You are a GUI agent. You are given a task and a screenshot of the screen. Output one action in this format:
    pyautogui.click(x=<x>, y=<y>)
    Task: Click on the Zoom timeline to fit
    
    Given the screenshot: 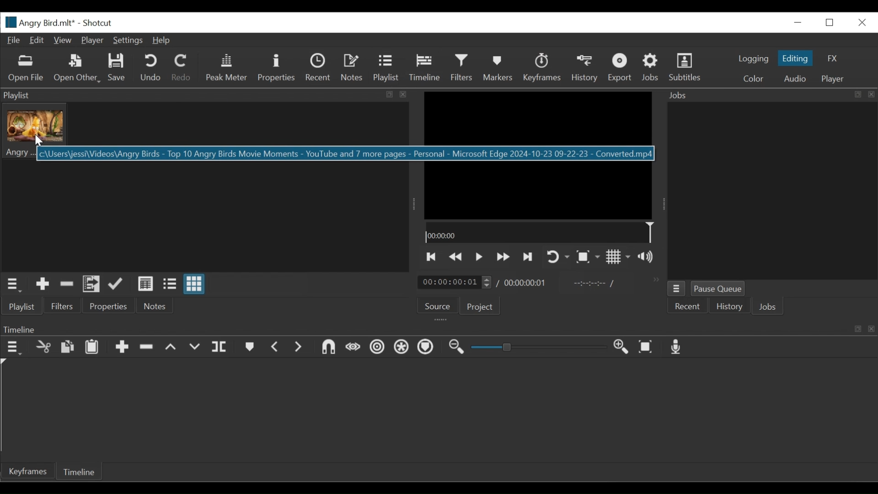 What is the action you would take?
    pyautogui.click(x=646, y=347)
    